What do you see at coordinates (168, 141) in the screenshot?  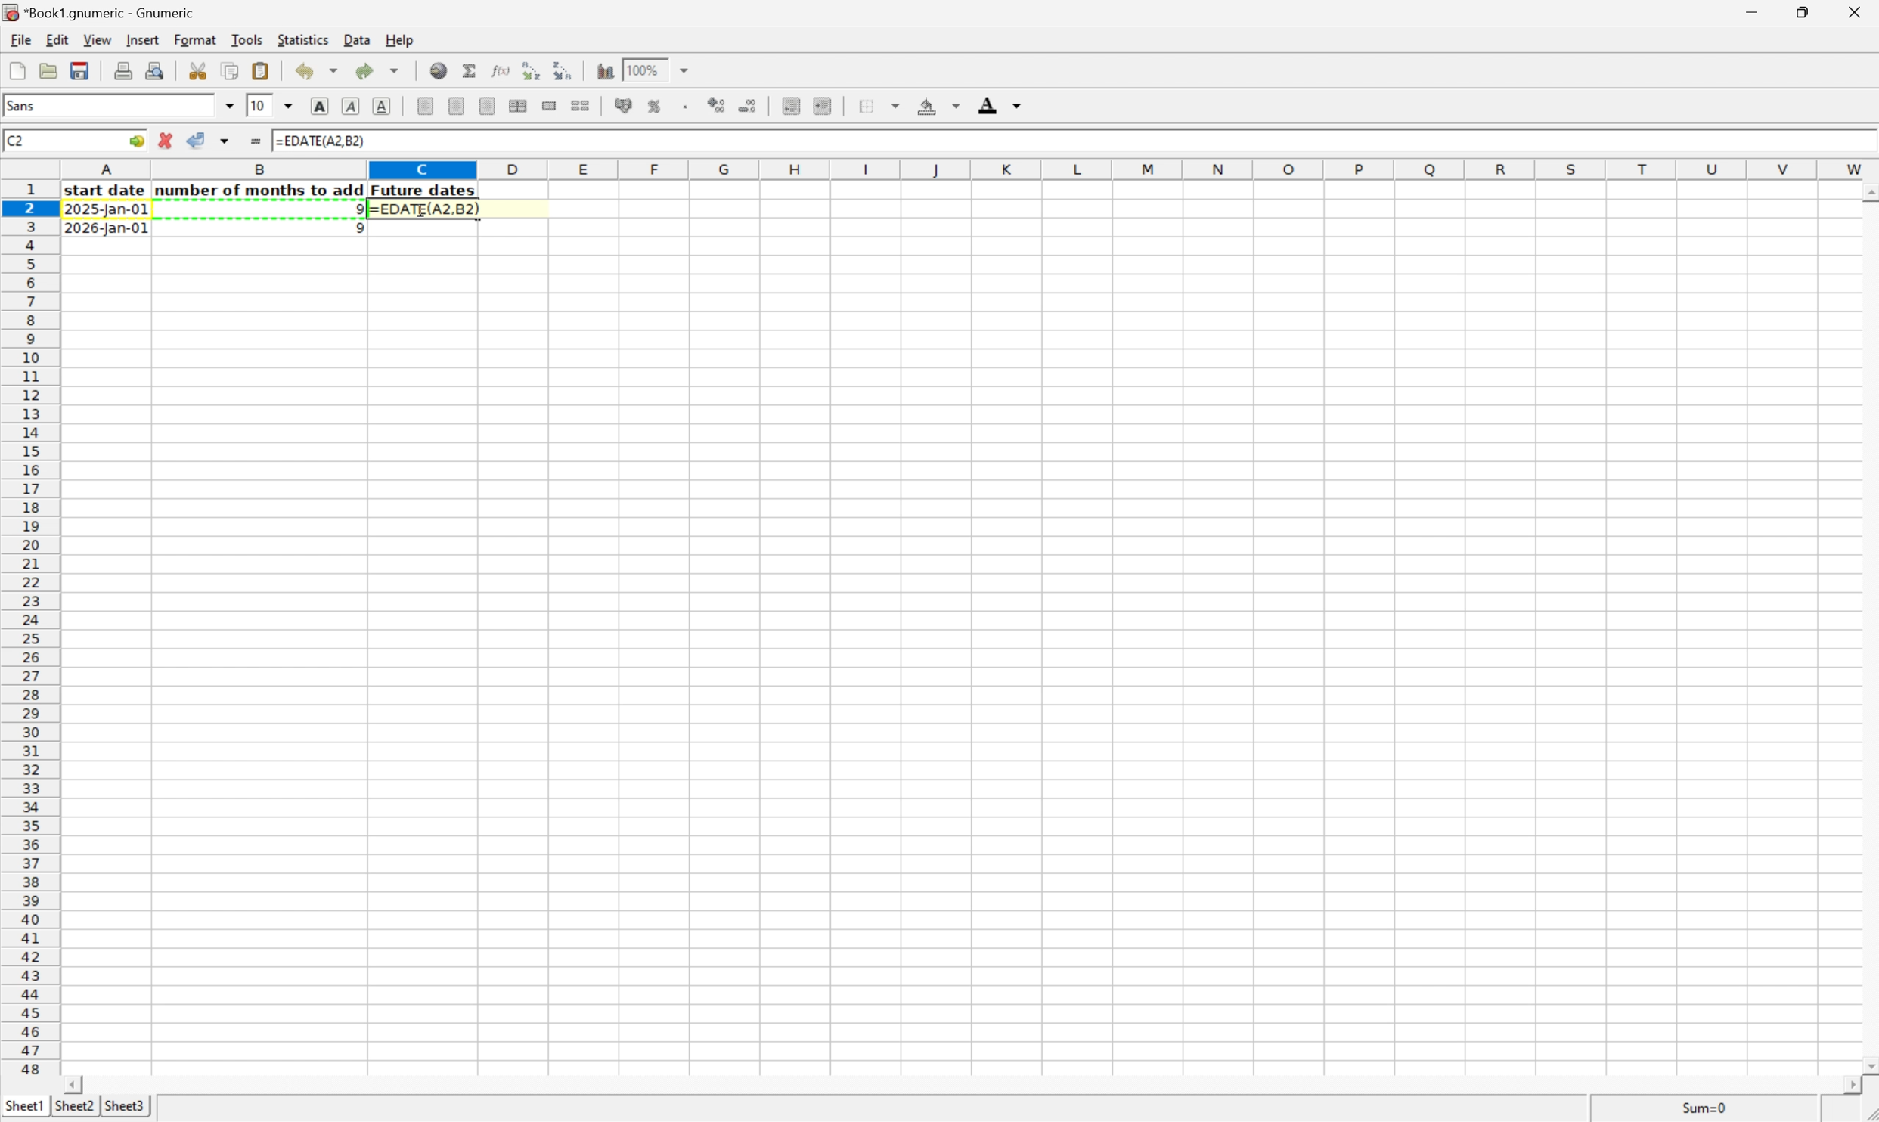 I see `Cancel changes` at bounding box center [168, 141].